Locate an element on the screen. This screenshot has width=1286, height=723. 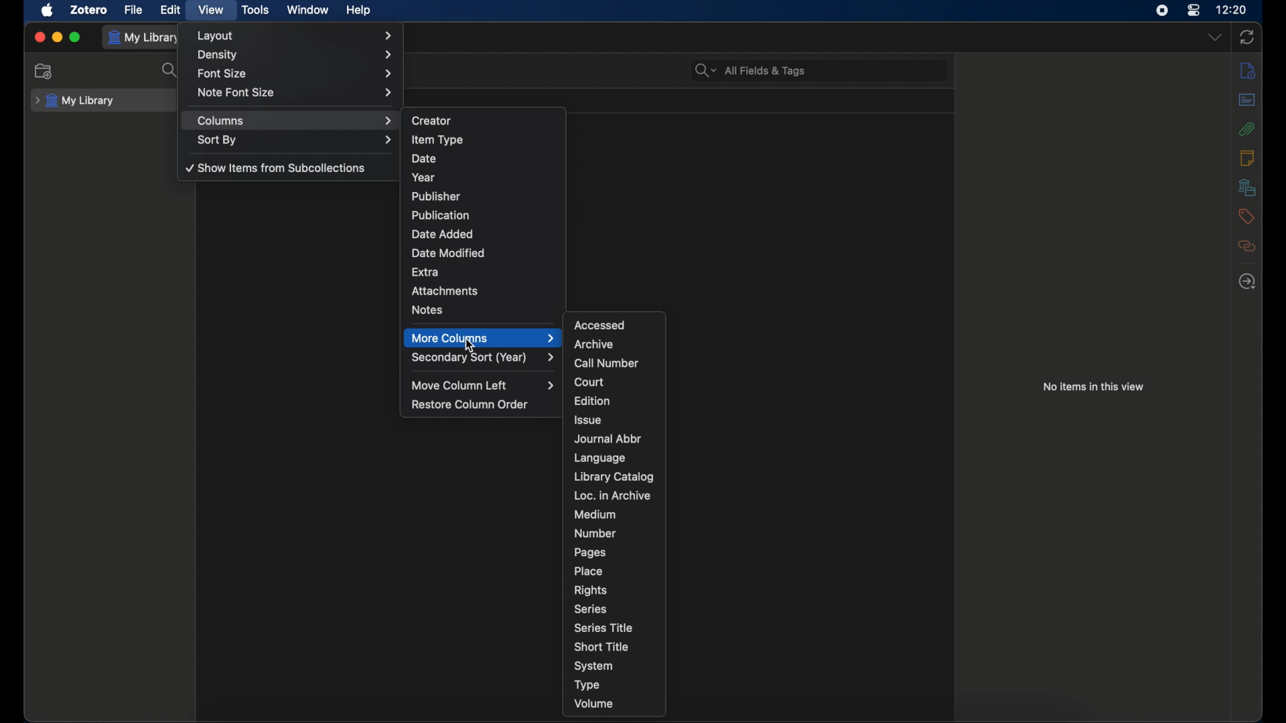
my library is located at coordinates (145, 38).